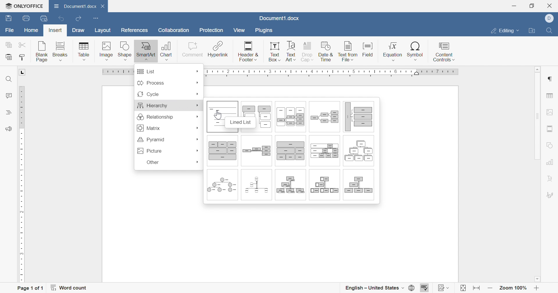 The height and width of the screenshot is (293, 558). I want to click on Open file location, so click(531, 31).